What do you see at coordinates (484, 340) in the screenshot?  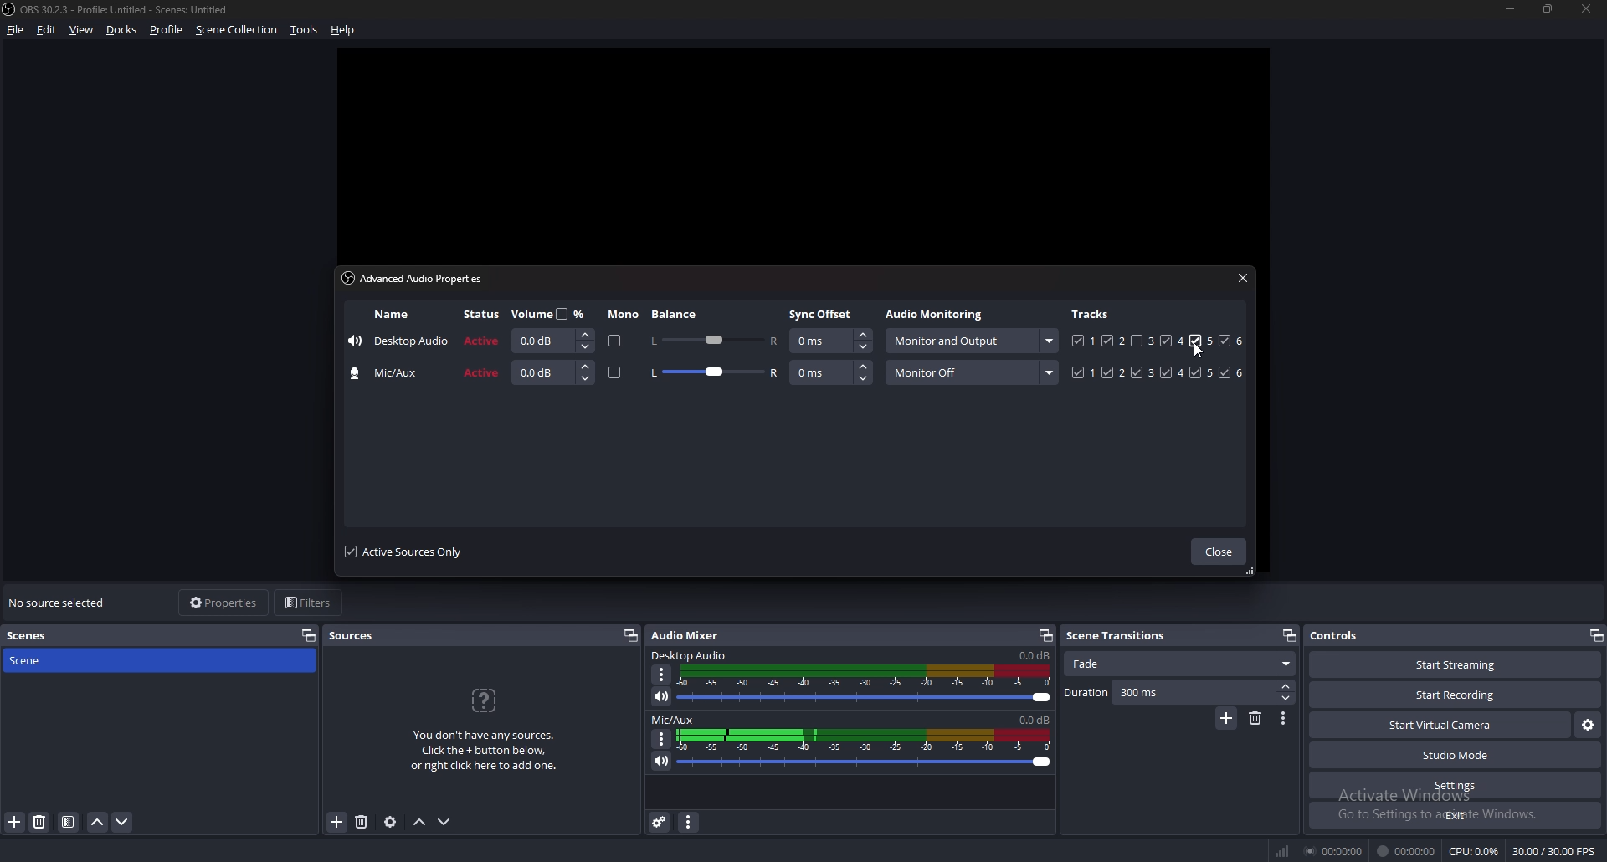 I see `active` at bounding box center [484, 340].